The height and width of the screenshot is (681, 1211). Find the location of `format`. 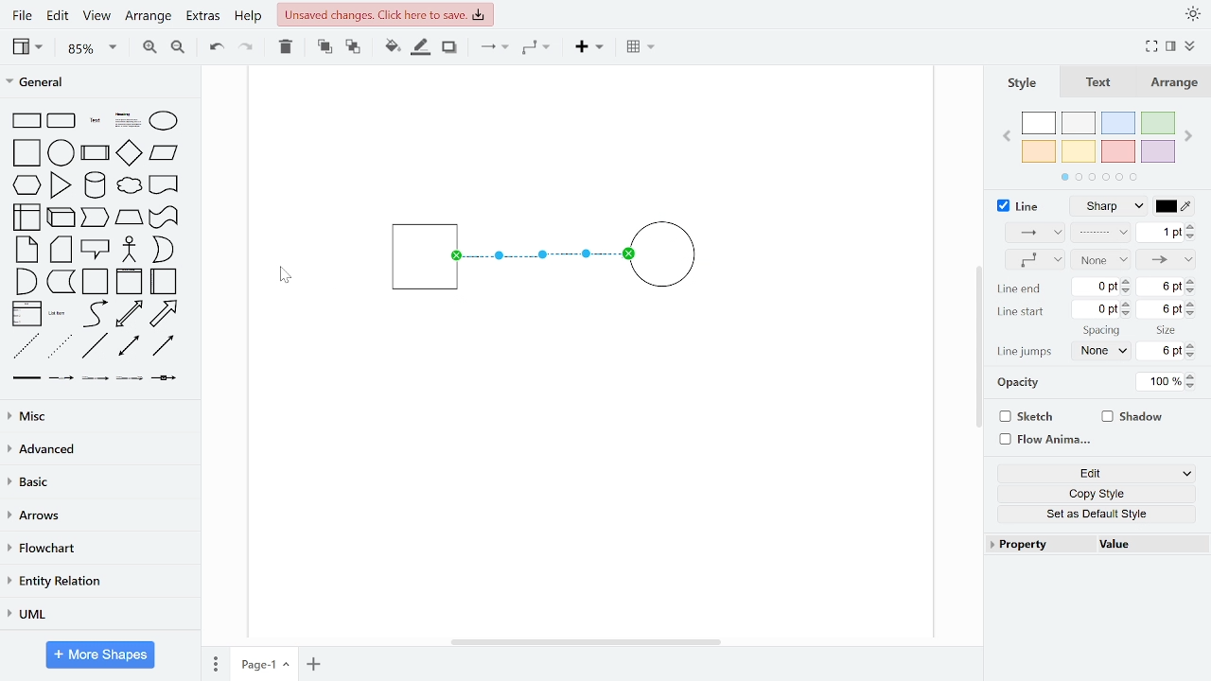

format is located at coordinates (1171, 46).